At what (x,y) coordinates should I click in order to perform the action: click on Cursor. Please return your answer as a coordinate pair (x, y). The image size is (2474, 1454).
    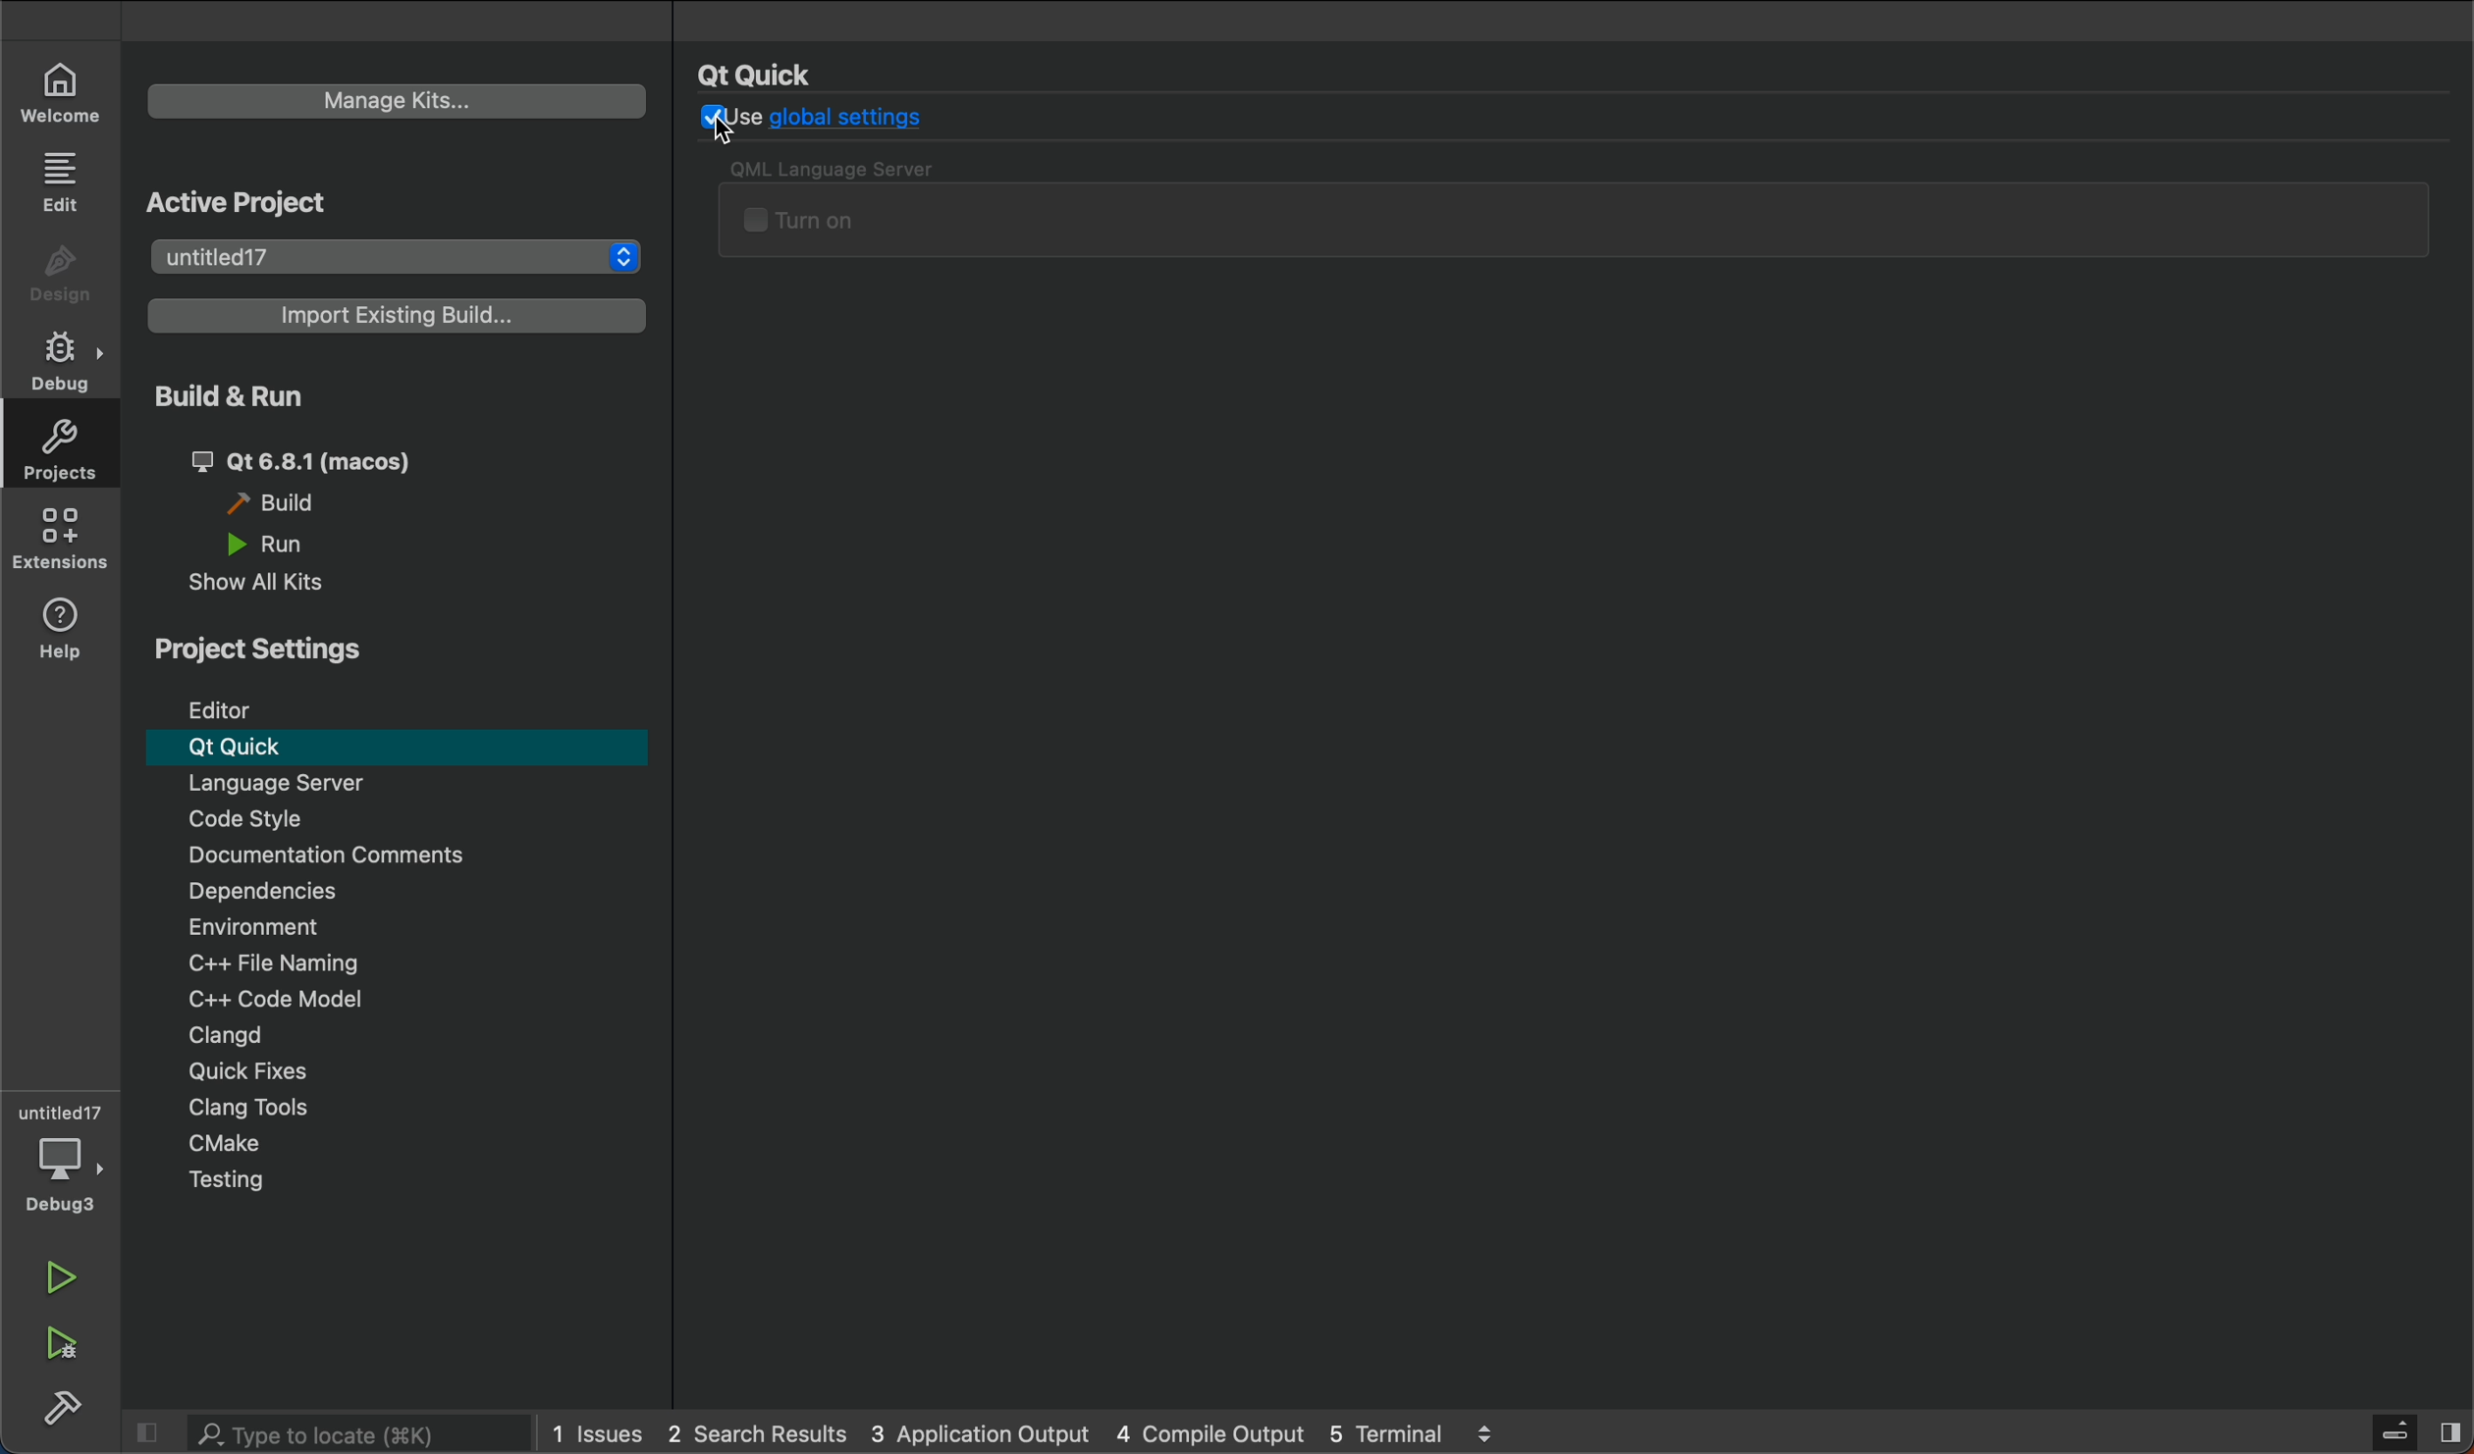
    Looking at the image, I should click on (719, 130).